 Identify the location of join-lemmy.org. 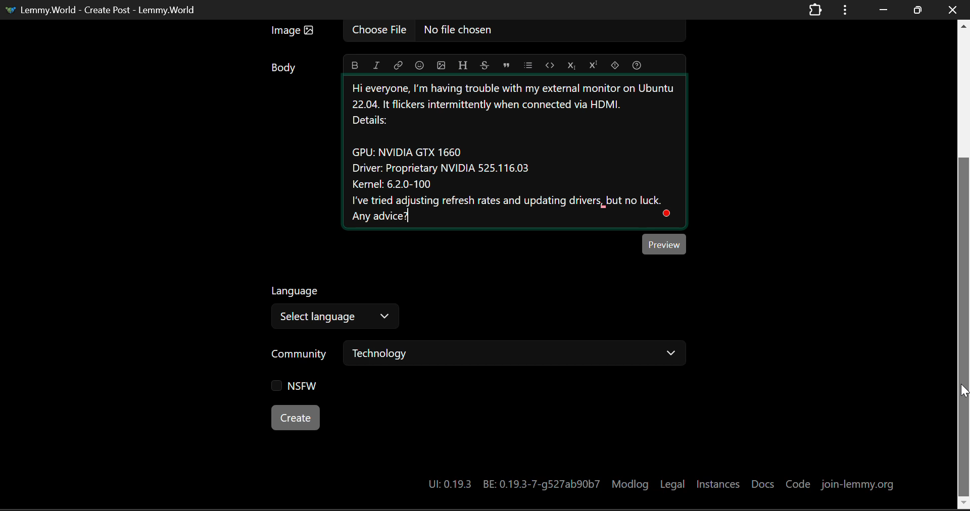
(858, 483).